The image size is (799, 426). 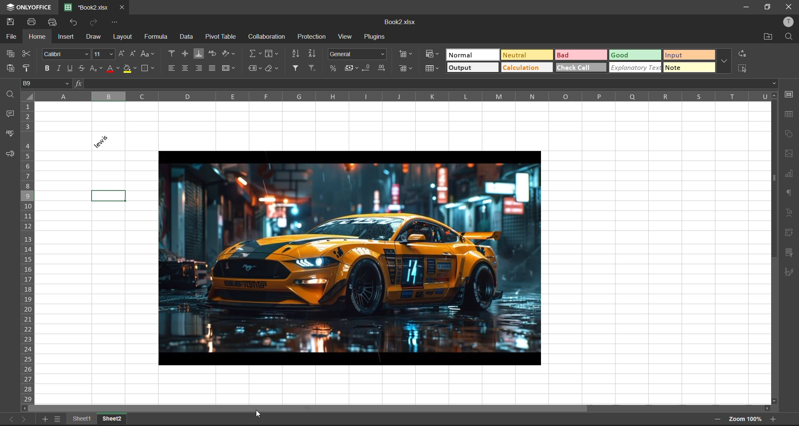 What do you see at coordinates (350, 255) in the screenshot?
I see `picture` at bounding box center [350, 255].